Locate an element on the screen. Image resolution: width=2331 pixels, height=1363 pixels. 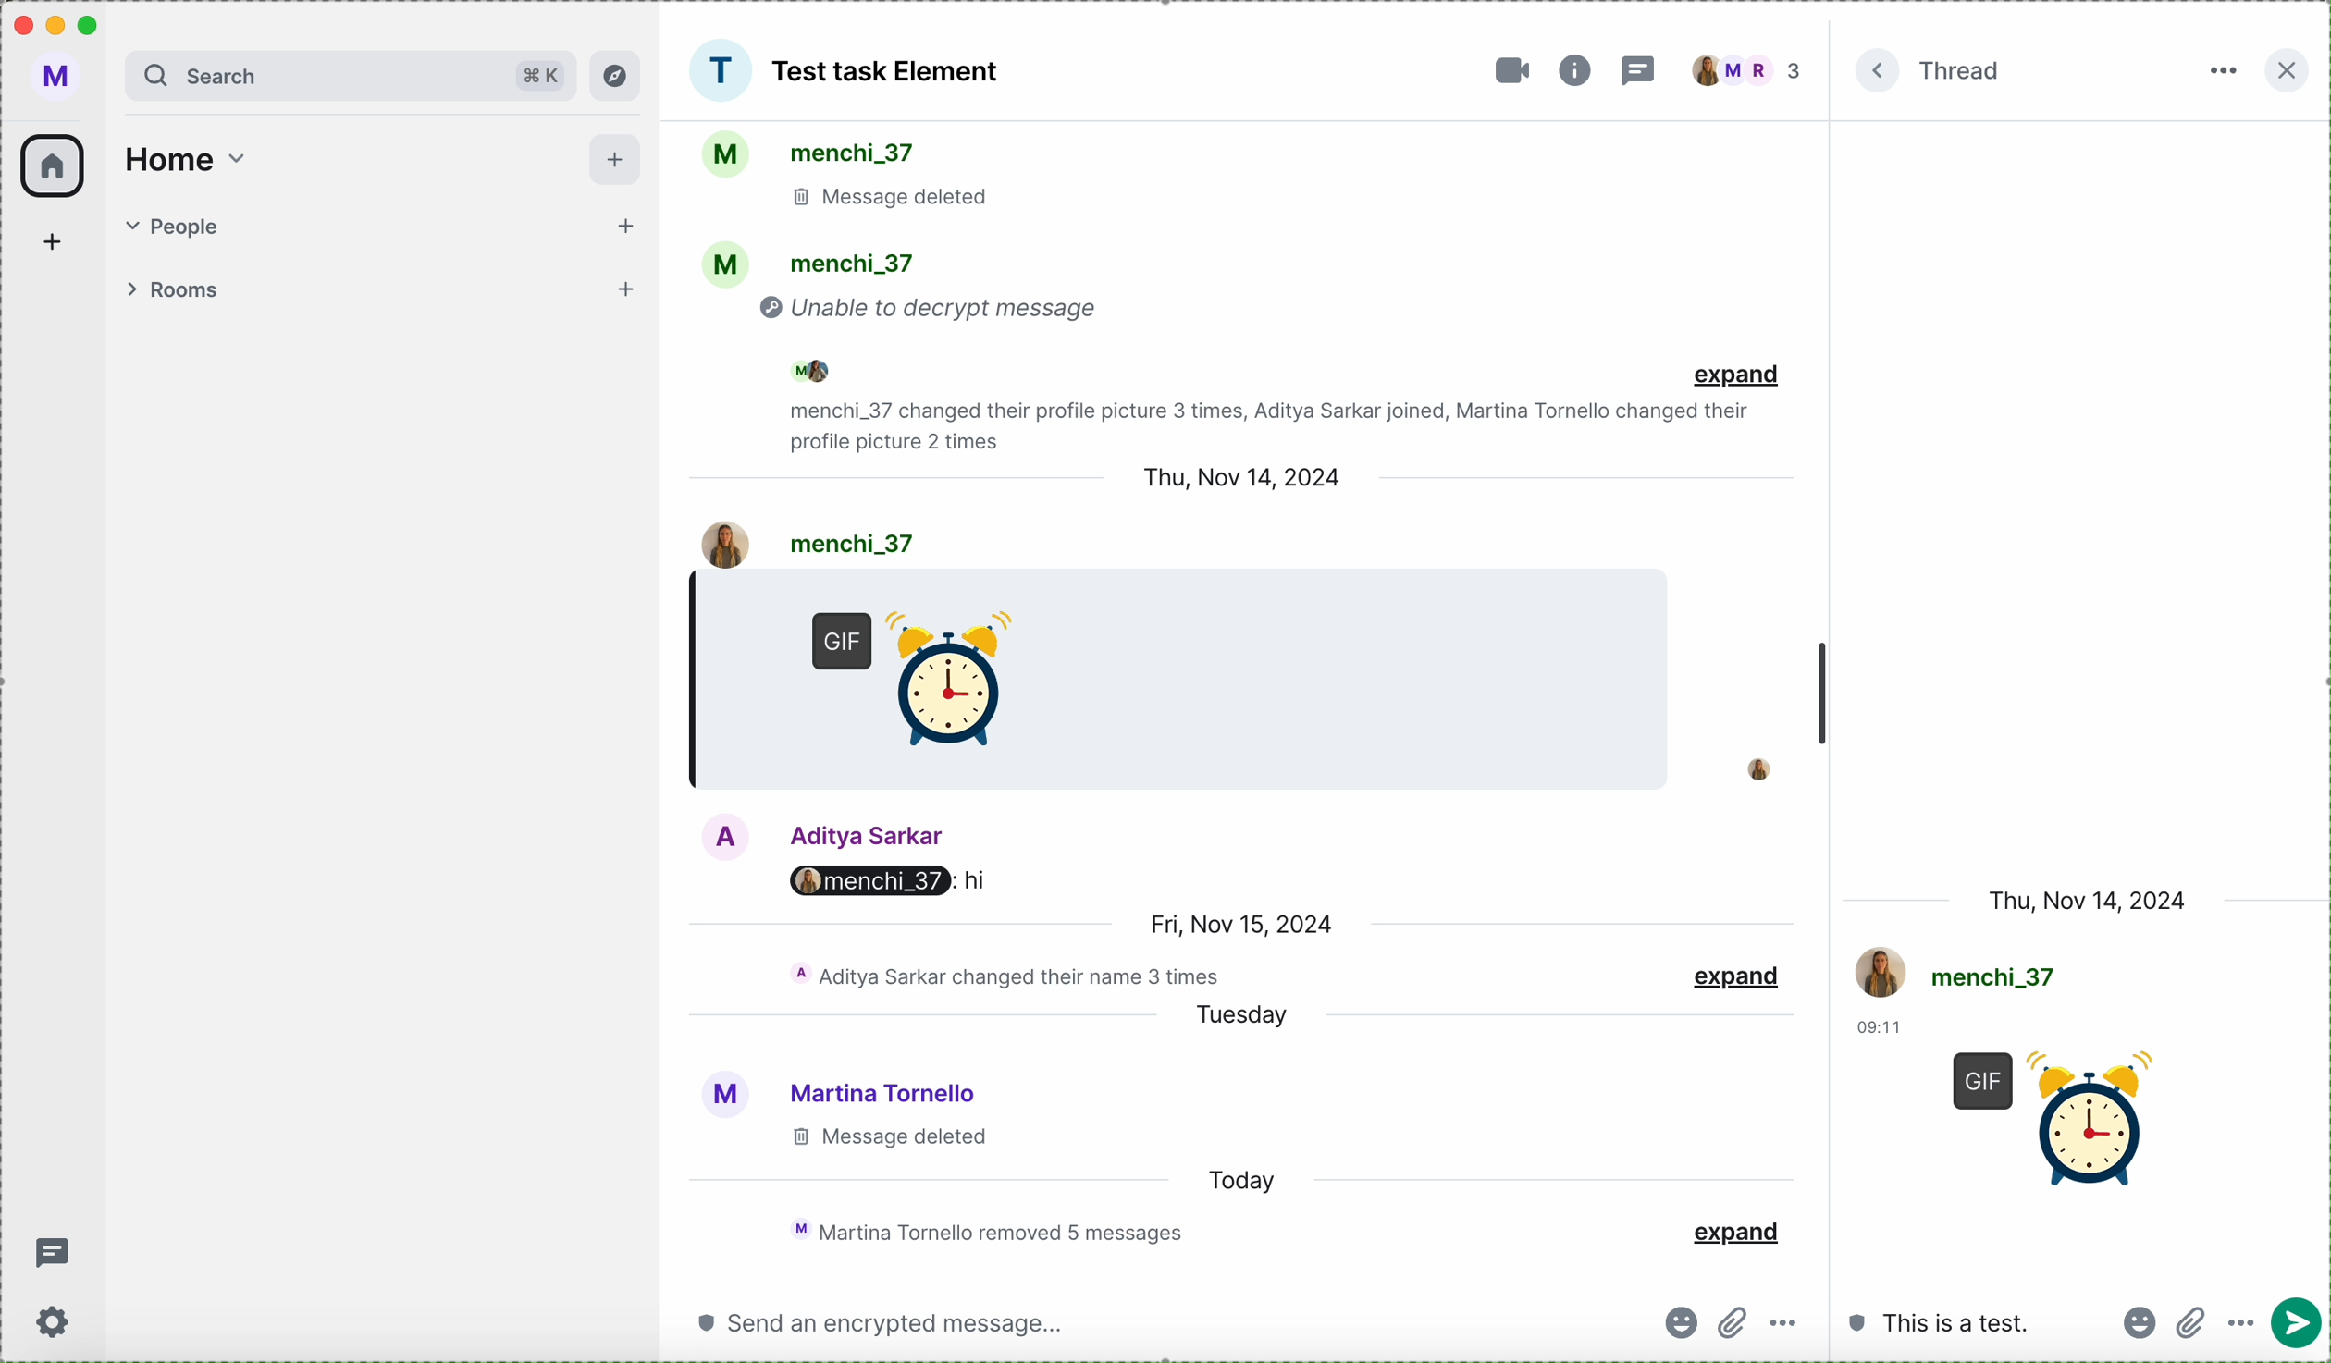
attach file is located at coordinates (2246, 1326).